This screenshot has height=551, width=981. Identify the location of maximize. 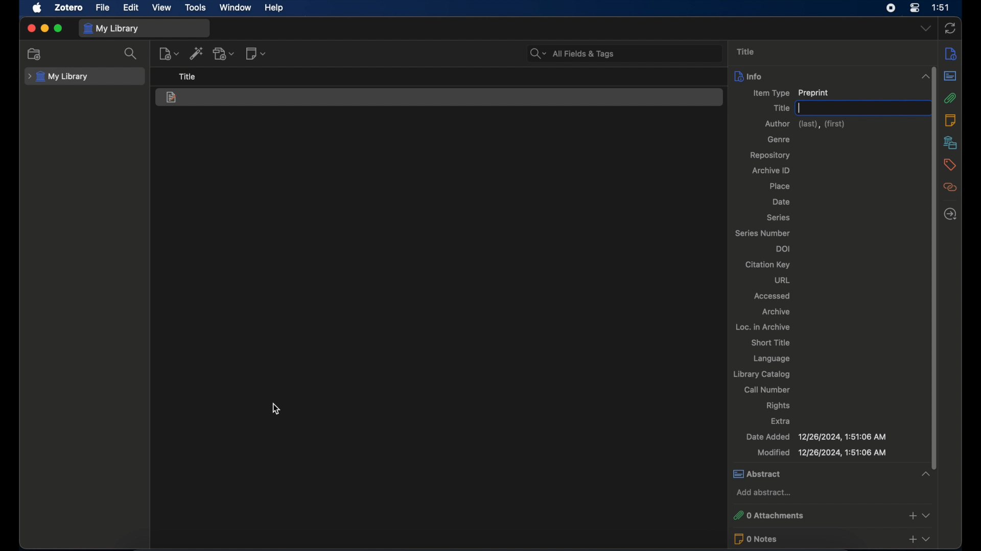
(58, 29).